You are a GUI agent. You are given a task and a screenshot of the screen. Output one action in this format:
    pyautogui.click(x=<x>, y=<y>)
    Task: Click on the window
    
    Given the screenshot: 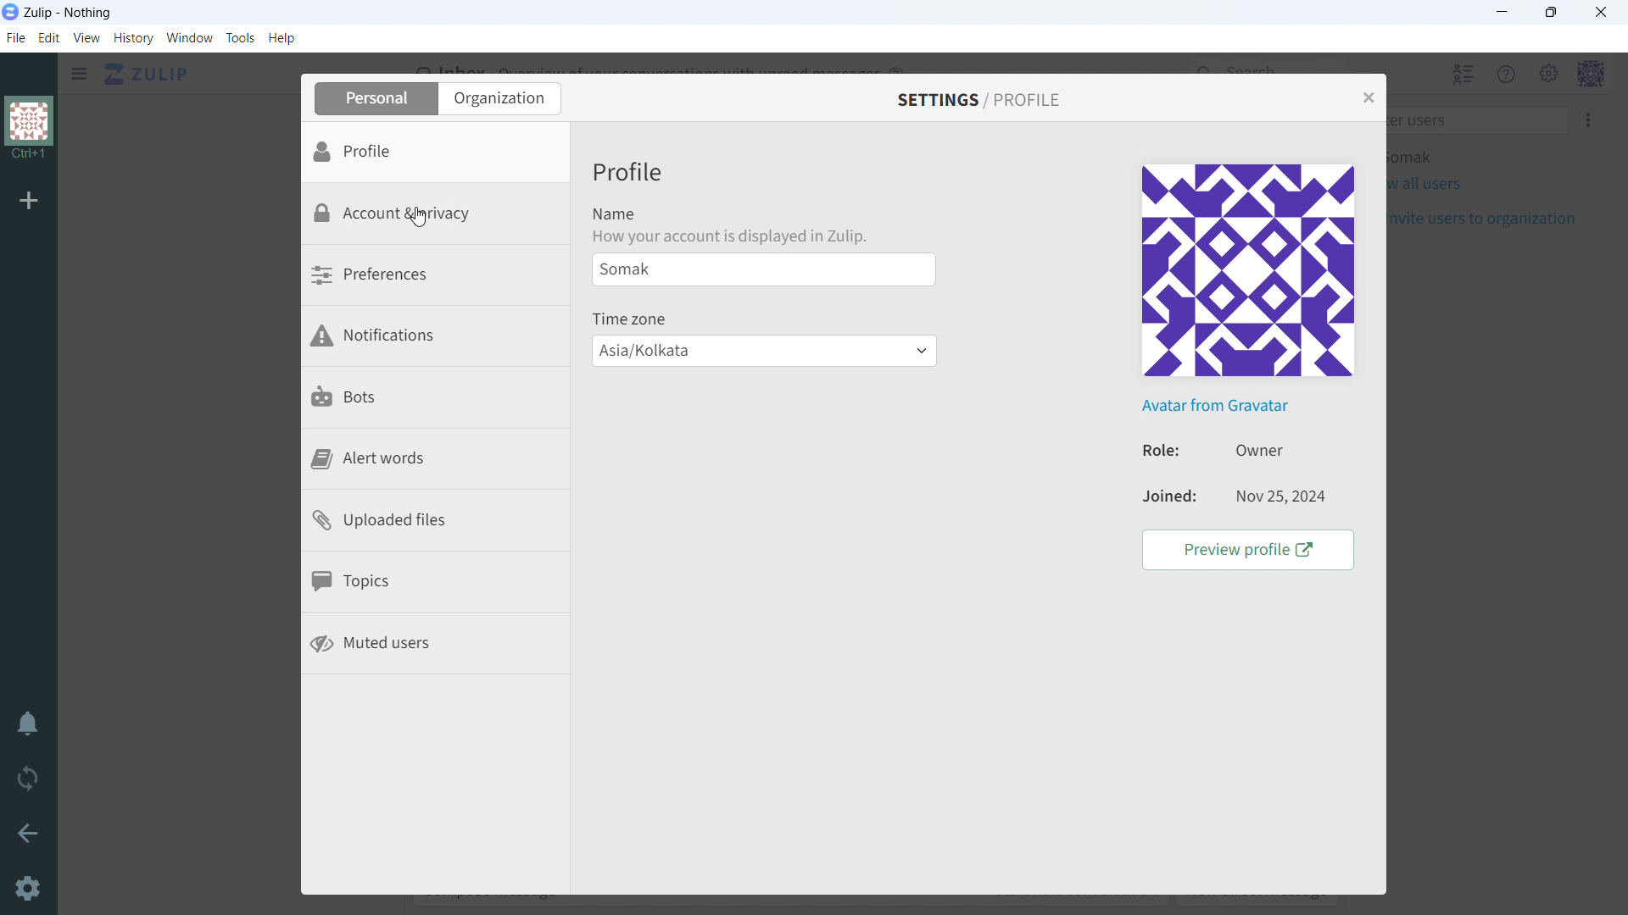 What is the action you would take?
    pyautogui.click(x=191, y=38)
    